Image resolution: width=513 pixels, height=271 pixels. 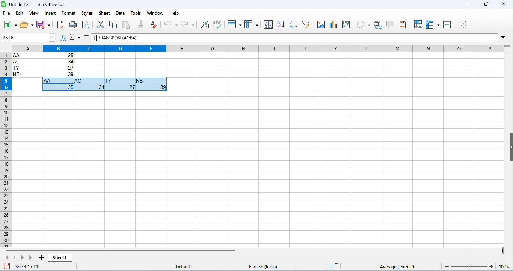 I want to click on insert hyperlink, so click(x=378, y=24).